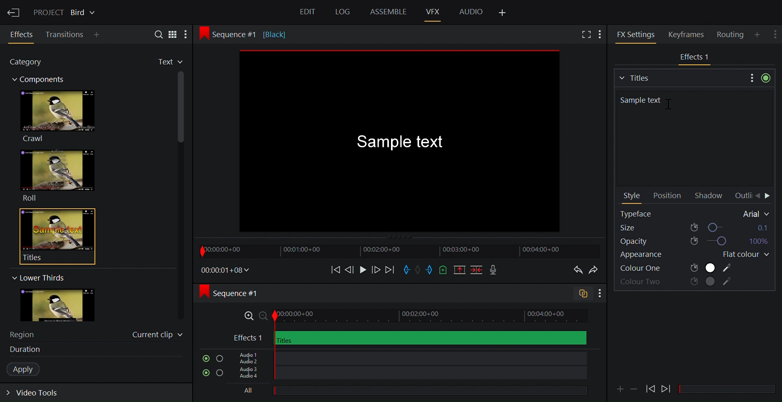 Image resolution: width=782 pixels, height=402 pixels. What do you see at coordinates (182, 149) in the screenshot?
I see `Vertical scroll bar` at bounding box center [182, 149].